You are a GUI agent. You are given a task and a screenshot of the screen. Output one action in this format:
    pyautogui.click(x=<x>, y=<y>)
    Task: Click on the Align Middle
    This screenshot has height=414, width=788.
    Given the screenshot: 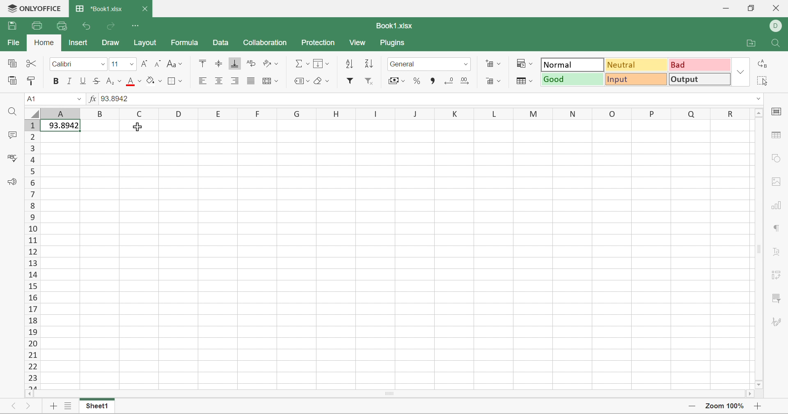 What is the action you would take?
    pyautogui.click(x=219, y=63)
    